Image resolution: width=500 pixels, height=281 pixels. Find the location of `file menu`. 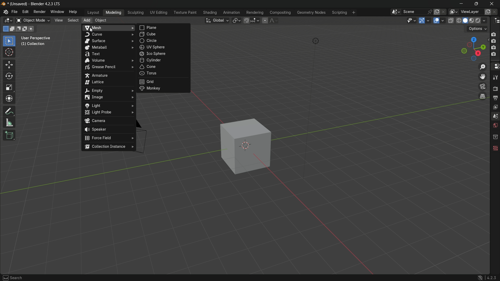

file menu is located at coordinates (15, 12).